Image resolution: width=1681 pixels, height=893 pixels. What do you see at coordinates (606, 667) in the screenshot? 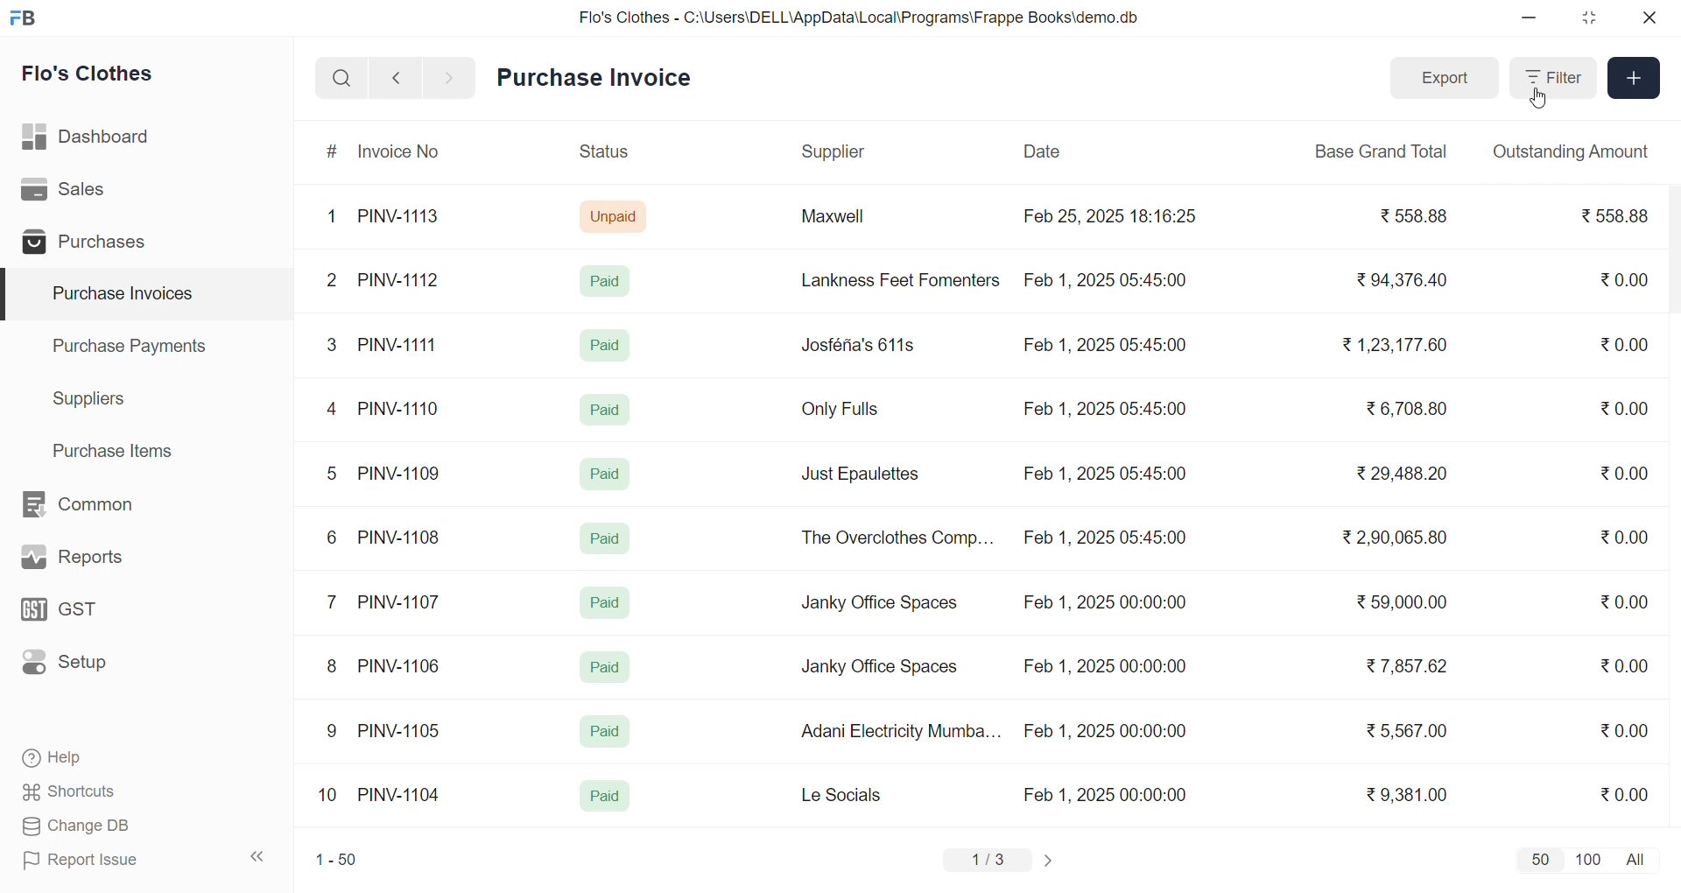
I see `Paid` at bounding box center [606, 667].